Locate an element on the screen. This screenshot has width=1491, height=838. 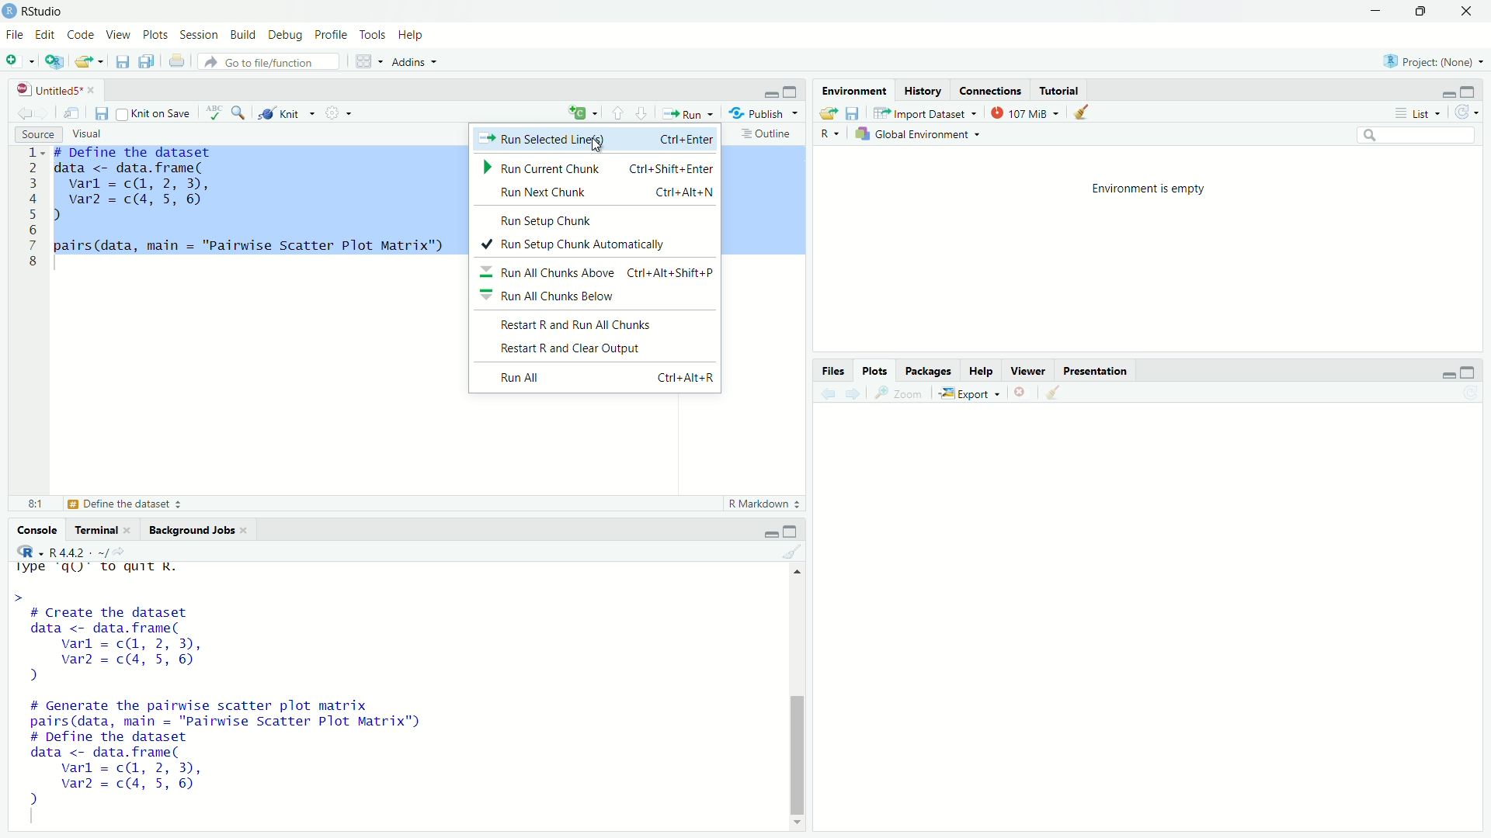
Terminal is located at coordinates (102, 528).